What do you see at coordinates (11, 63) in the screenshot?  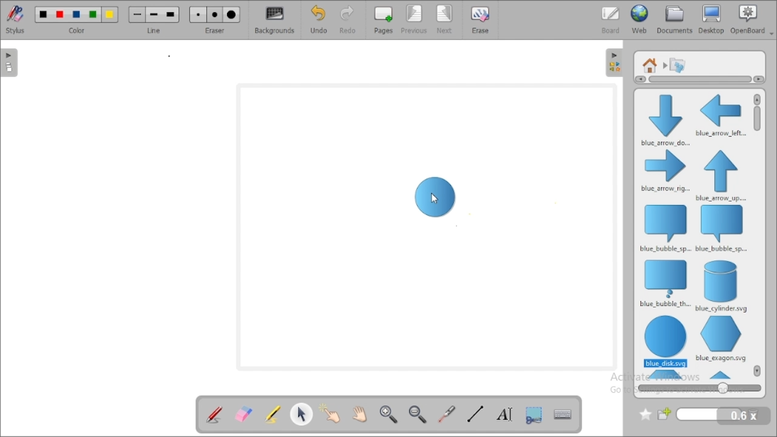 I see `pages pane` at bounding box center [11, 63].